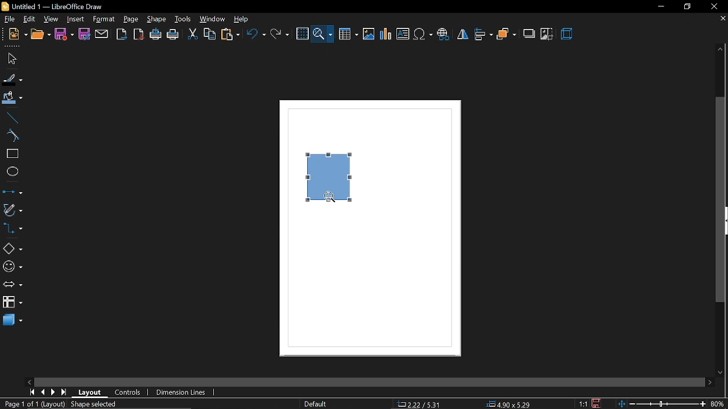 The image size is (728, 409). What do you see at coordinates (13, 285) in the screenshot?
I see `arrows` at bounding box center [13, 285].